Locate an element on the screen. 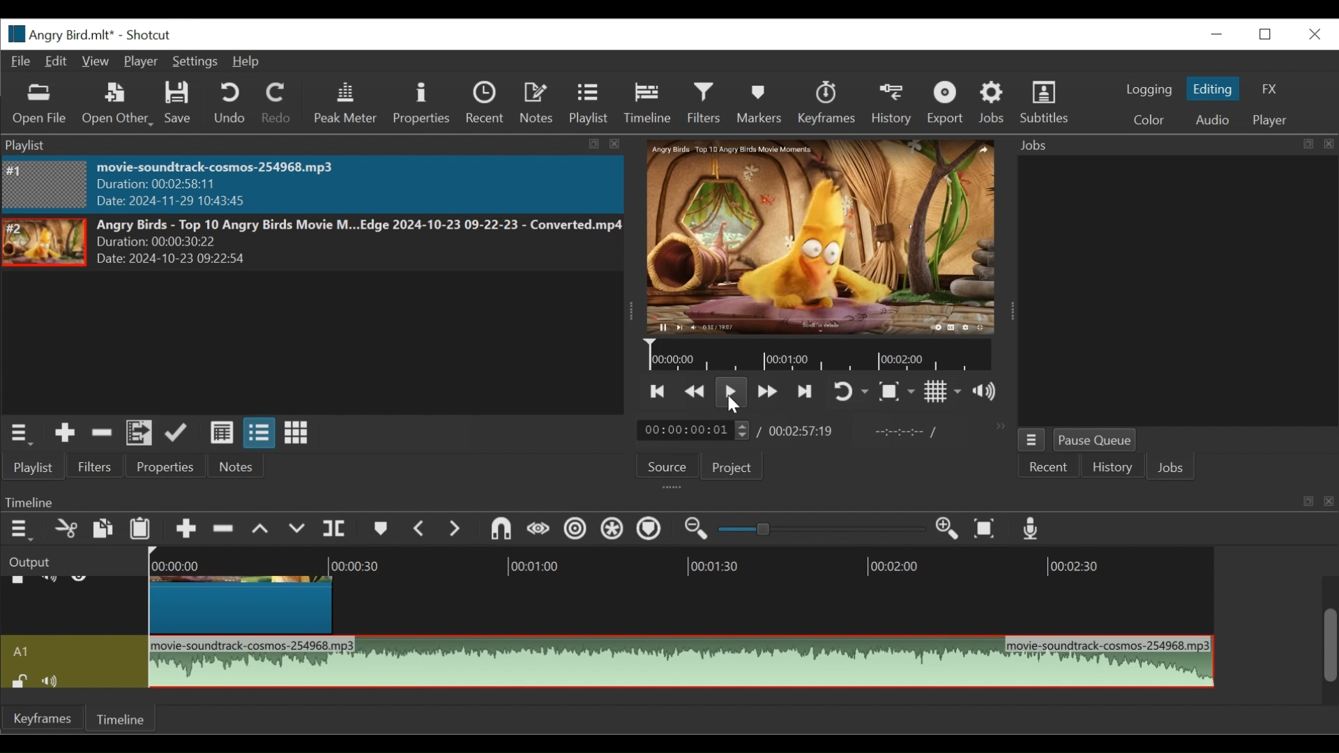  Jobs is located at coordinates (1173, 467).